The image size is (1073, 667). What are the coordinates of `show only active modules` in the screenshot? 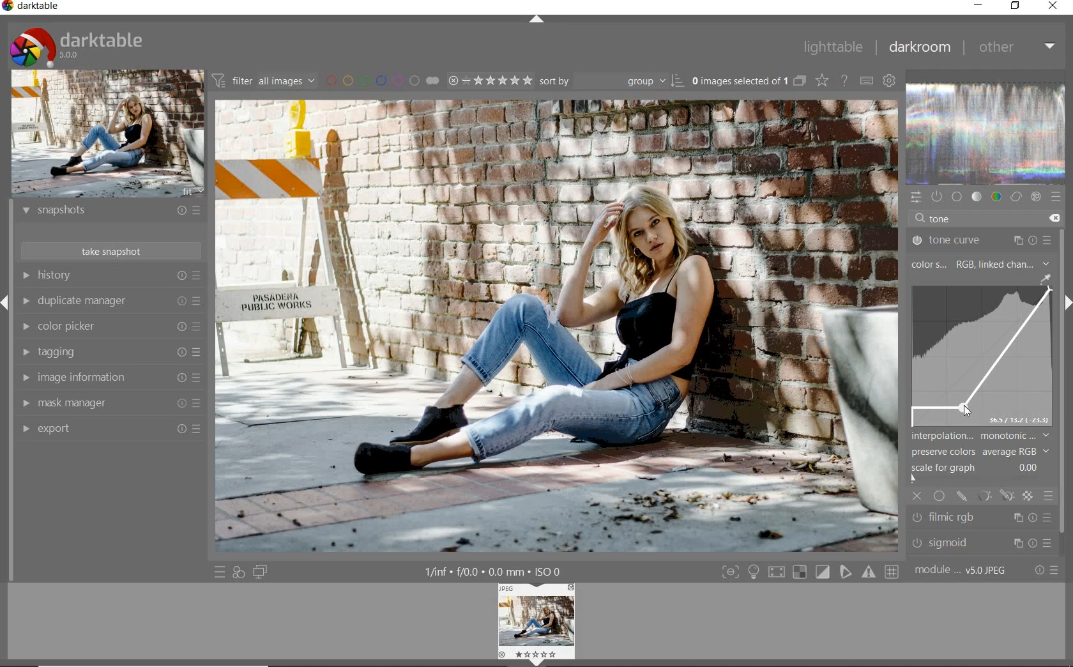 It's located at (938, 197).